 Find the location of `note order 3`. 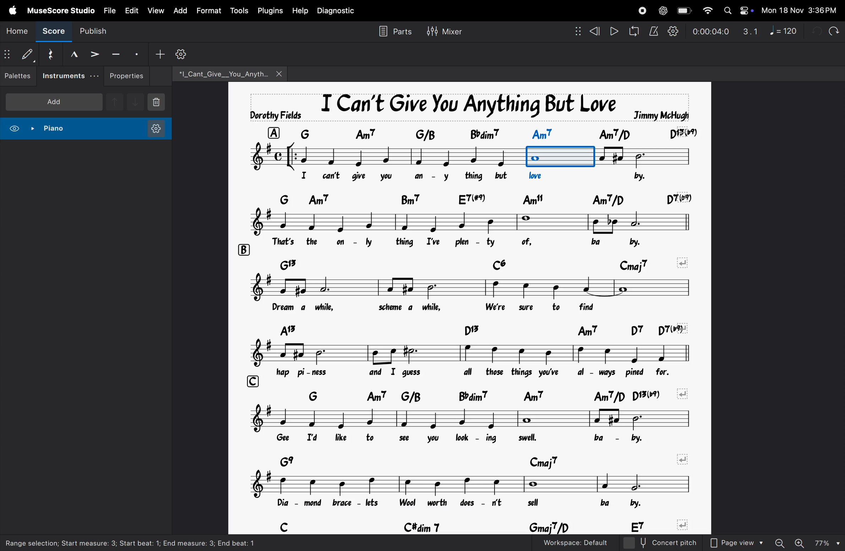

note order 3 is located at coordinates (562, 157).